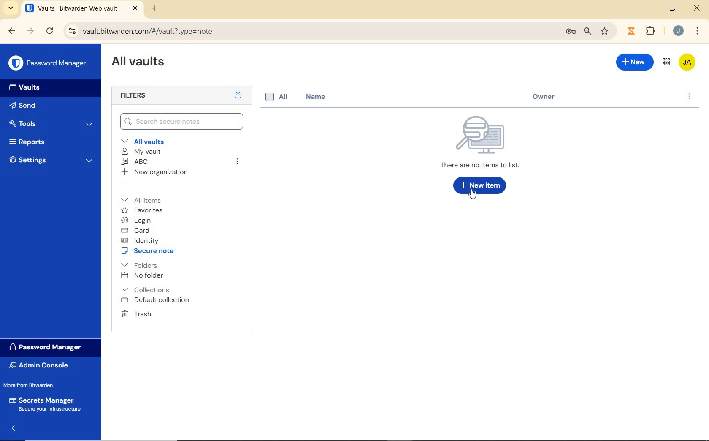 This screenshot has height=441, width=709. I want to click on zoom, so click(588, 32).